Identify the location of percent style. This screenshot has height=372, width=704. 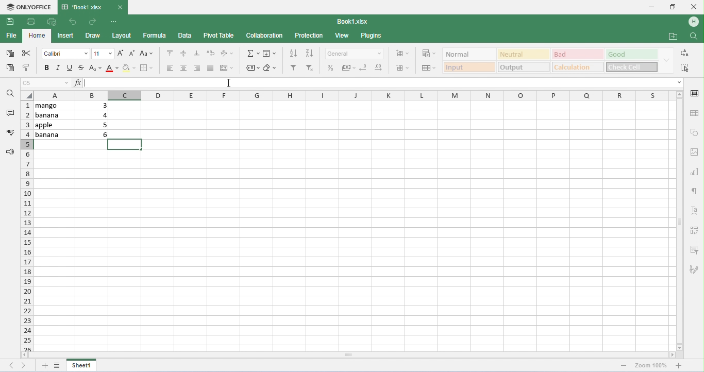
(331, 68).